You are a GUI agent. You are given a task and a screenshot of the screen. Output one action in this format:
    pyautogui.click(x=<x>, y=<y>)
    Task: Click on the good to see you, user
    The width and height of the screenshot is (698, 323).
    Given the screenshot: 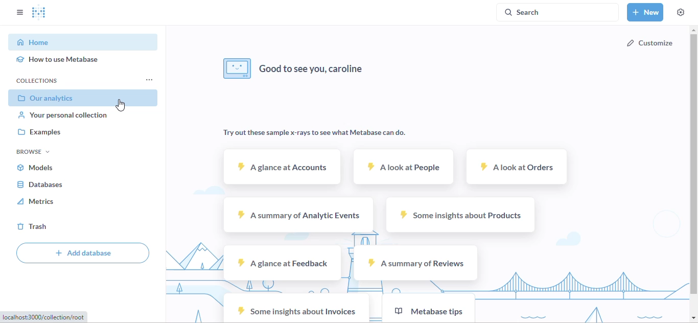 What is the action you would take?
    pyautogui.click(x=294, y=68)
    